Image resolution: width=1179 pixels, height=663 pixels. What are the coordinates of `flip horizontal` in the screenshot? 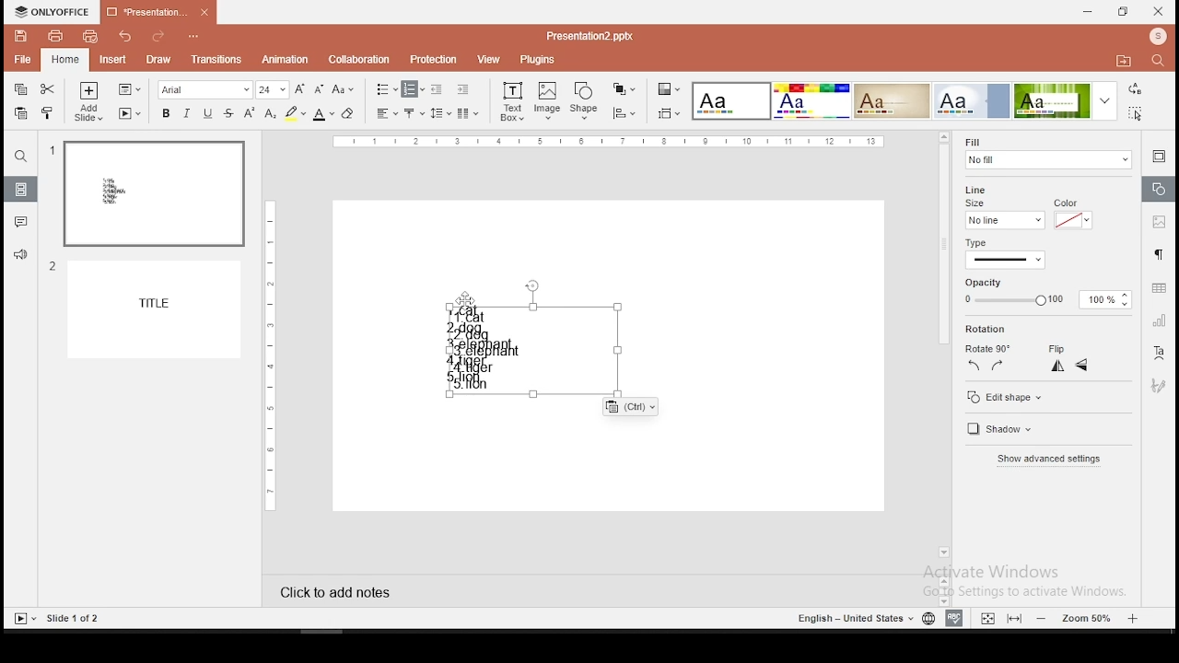 It's located at (1082, 366).